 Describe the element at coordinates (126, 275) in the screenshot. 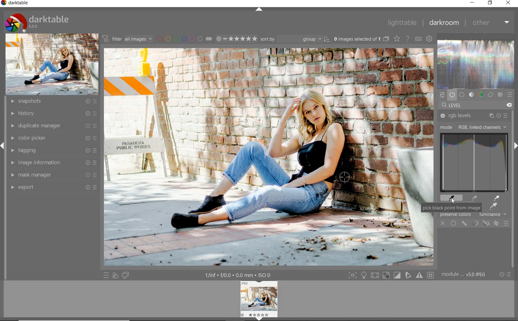

I see `display a second darkroom image widow` at that location.